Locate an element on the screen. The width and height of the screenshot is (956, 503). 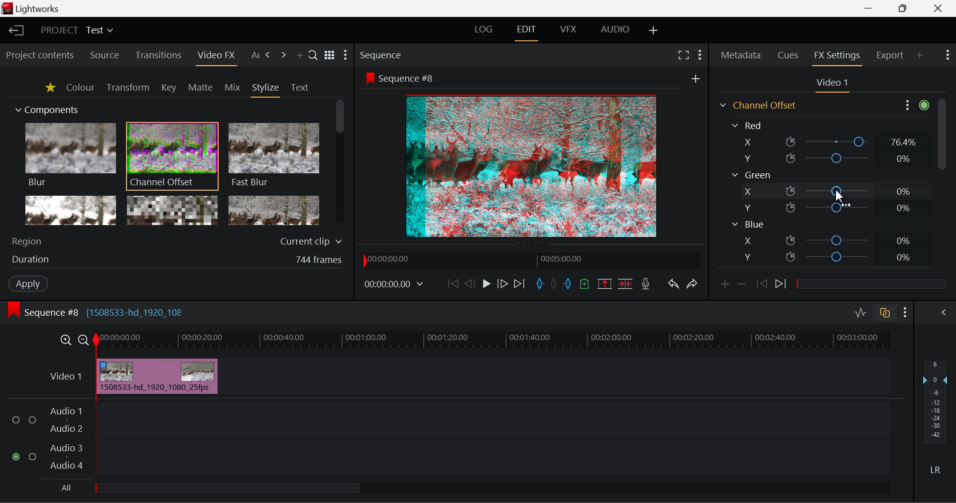
Blue Y is located at coordinates (830, 256).